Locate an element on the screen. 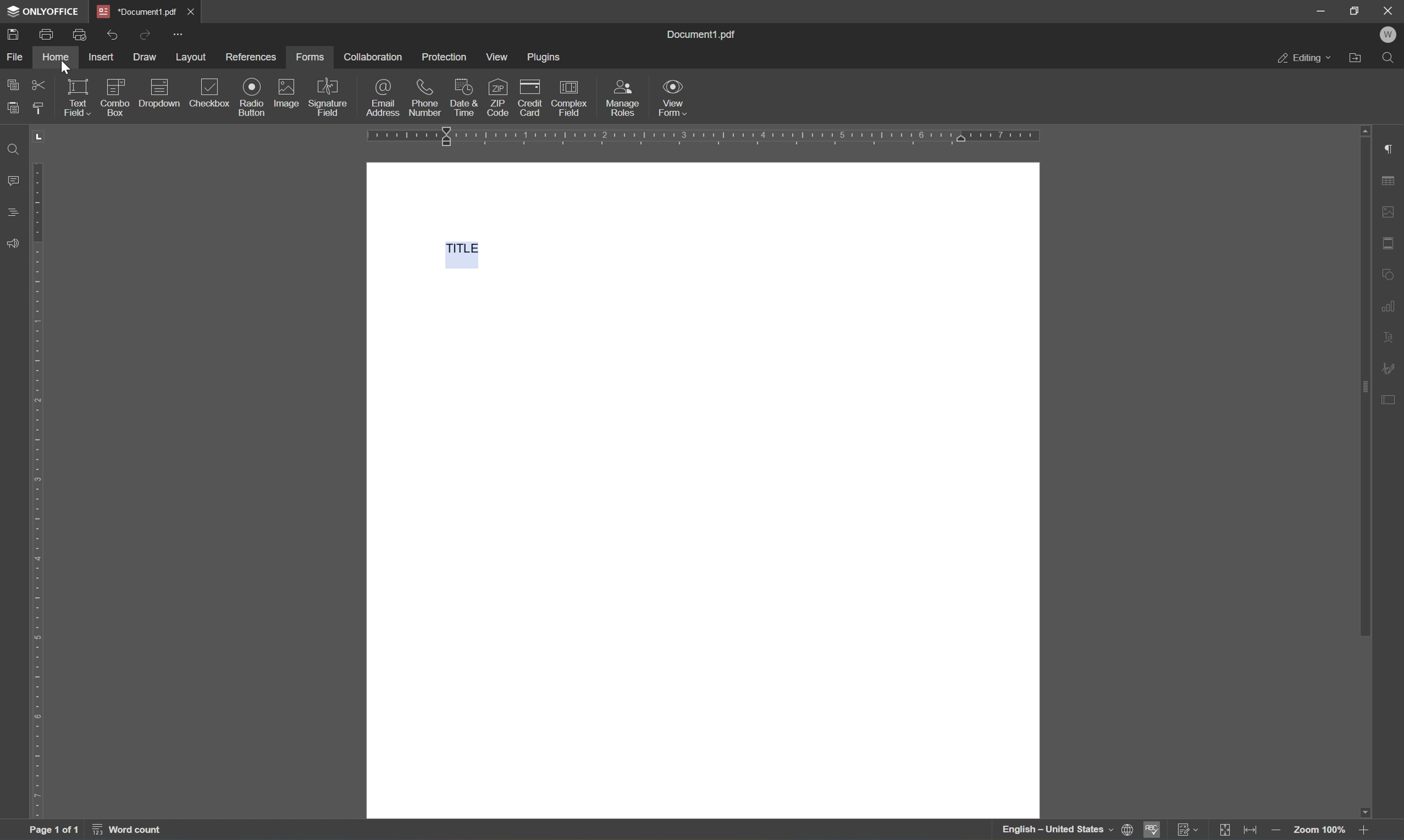 Image resolution: width=1404 pixels, height=840 pixels. dropdown is located at coordinates (163, 92).